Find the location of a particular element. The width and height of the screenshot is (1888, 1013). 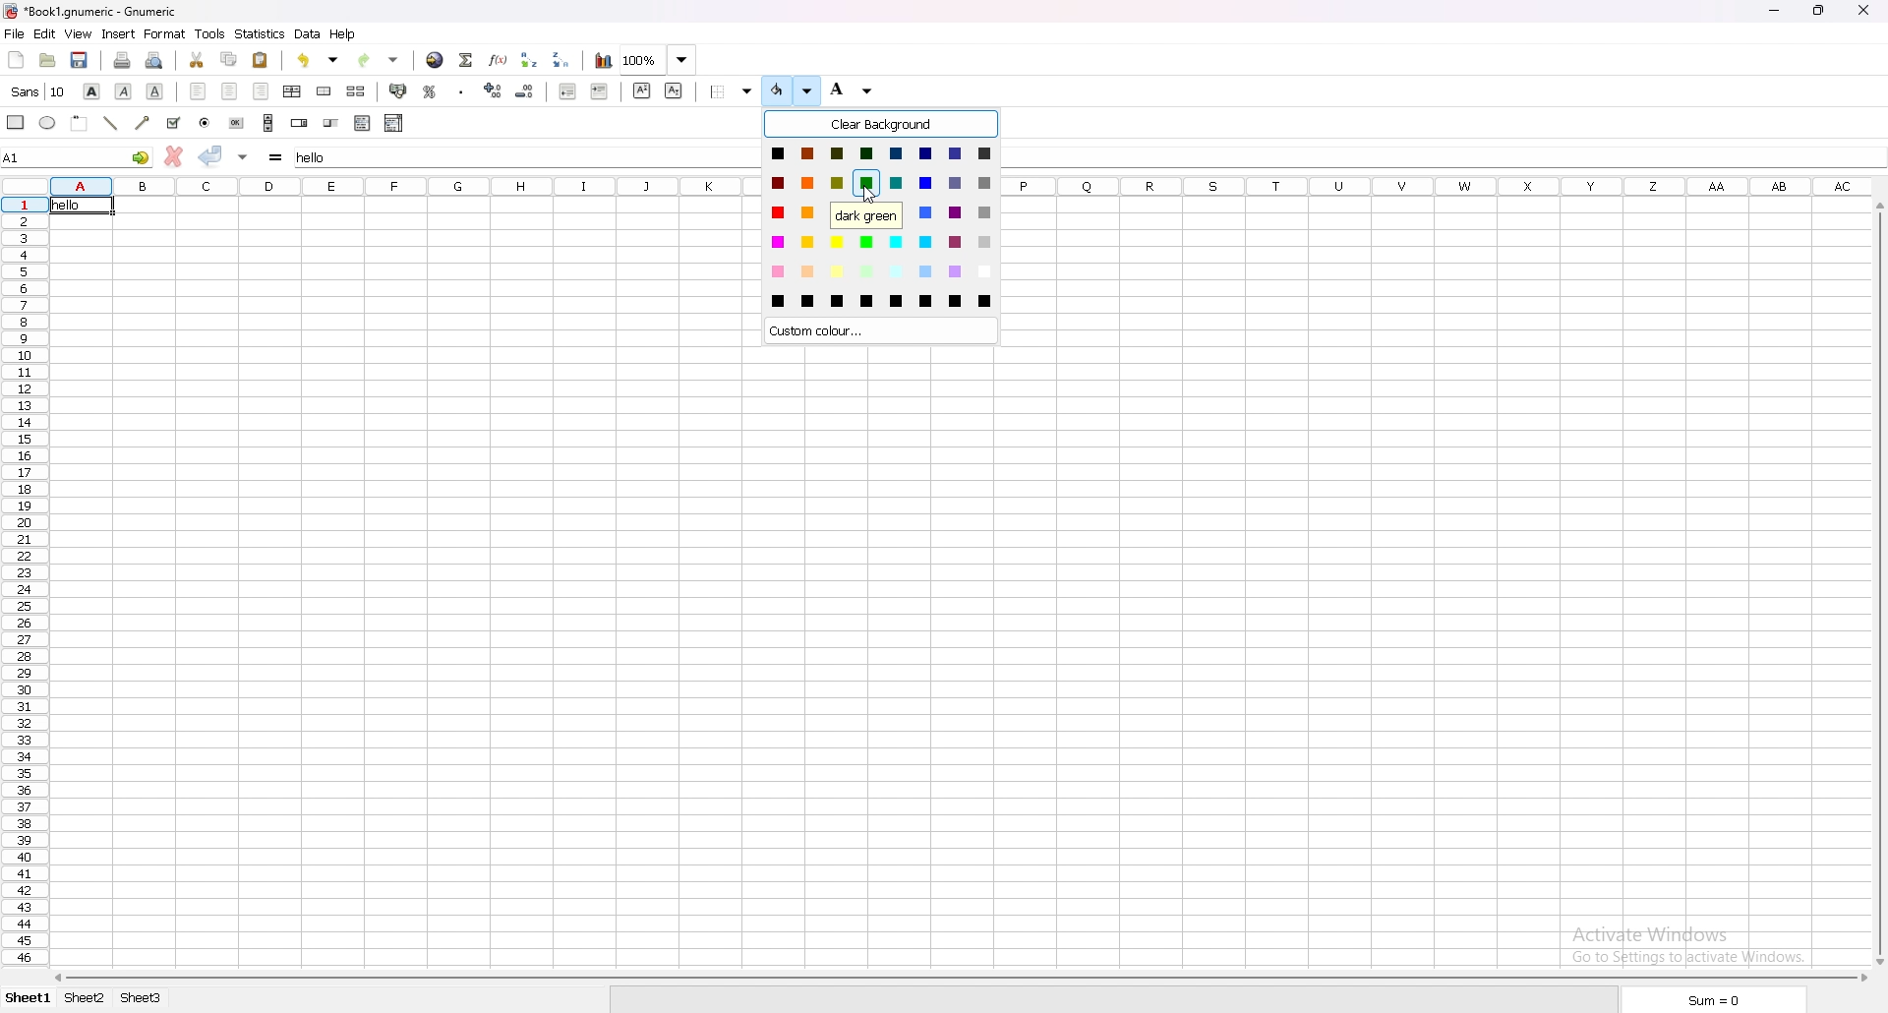

save is located at coordinates (80, 60).